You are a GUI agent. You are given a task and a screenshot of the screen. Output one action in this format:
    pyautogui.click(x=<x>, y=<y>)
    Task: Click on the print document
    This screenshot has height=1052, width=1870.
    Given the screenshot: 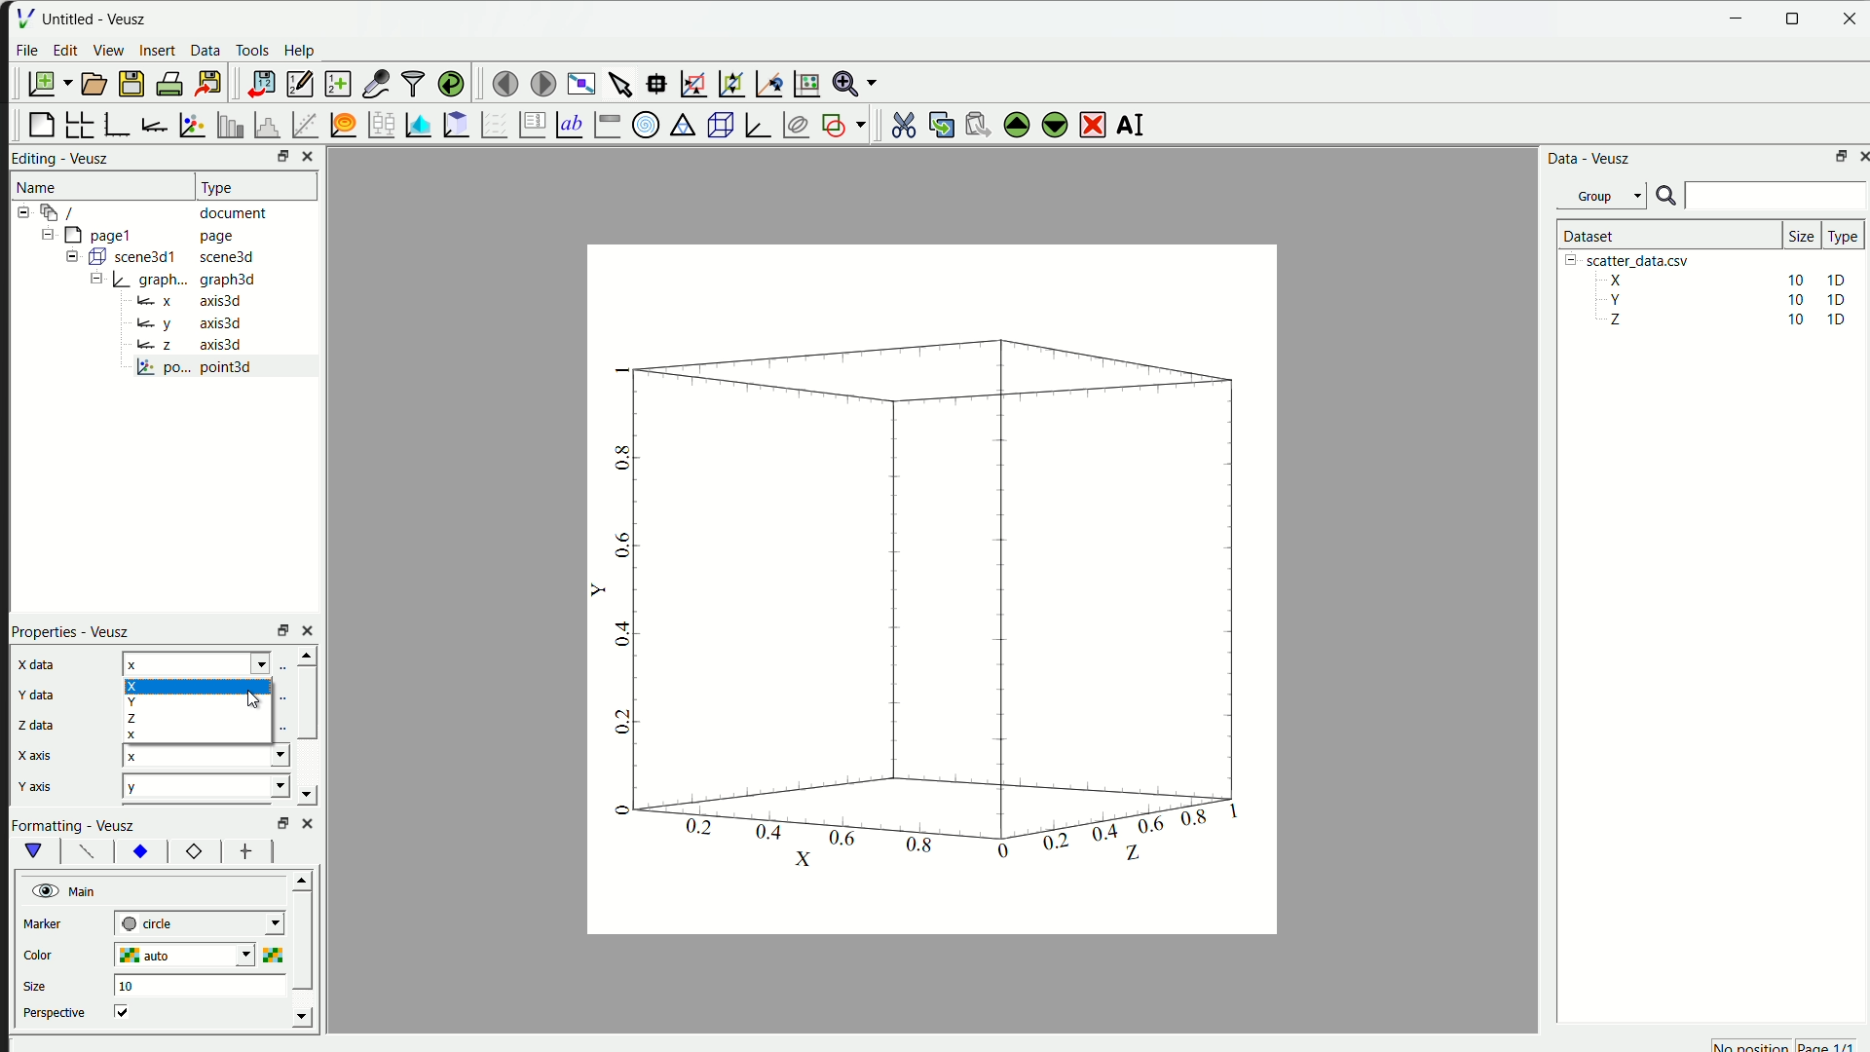 What is the action you would take?
    pyautogui.click(x=169, y=84)
    